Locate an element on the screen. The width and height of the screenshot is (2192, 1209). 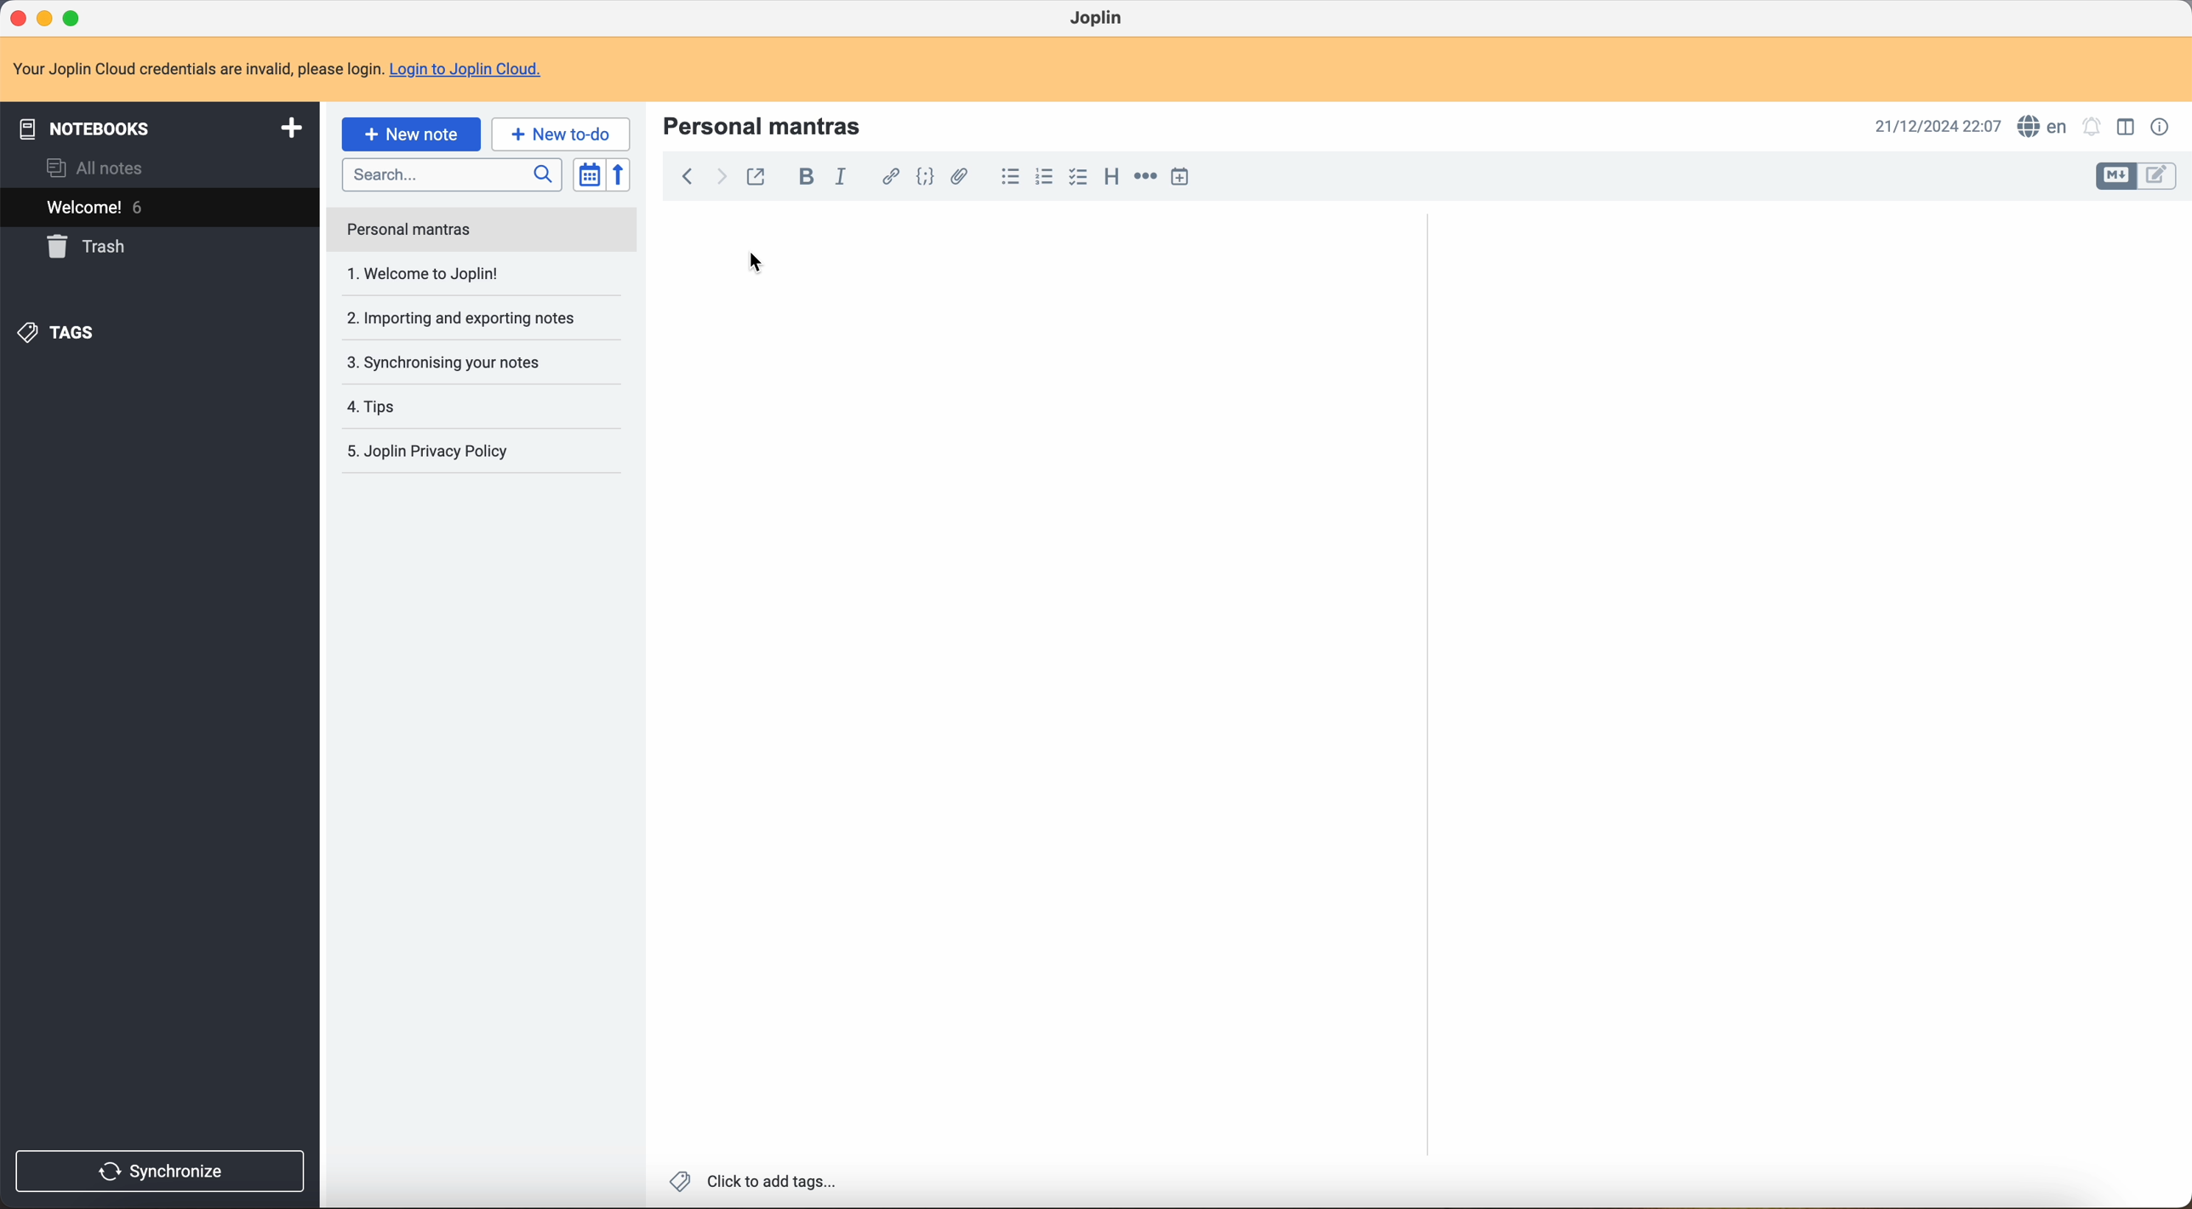
trash is located at coordinates (90, 247).